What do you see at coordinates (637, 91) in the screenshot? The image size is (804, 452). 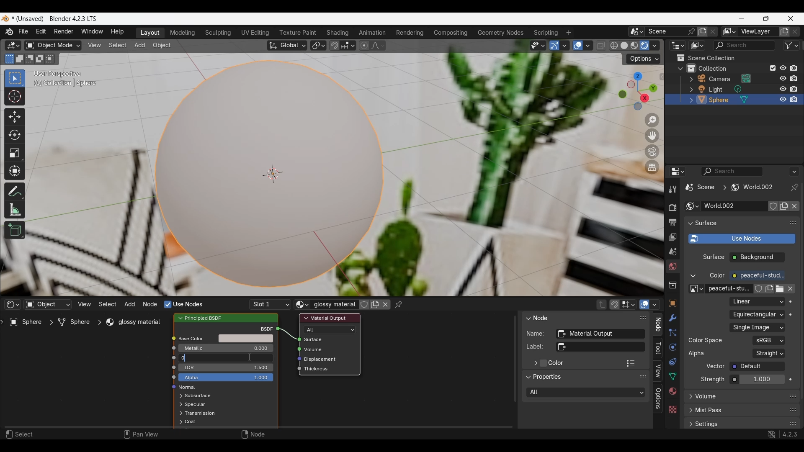 I see `Use a preset viewpoint` at bounding box center [637, 91].